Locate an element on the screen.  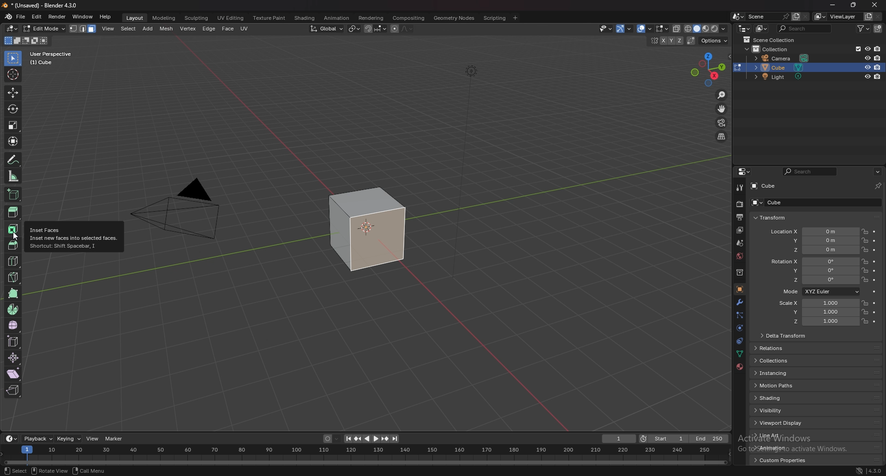
scale z is located at coordinates (818, 321).